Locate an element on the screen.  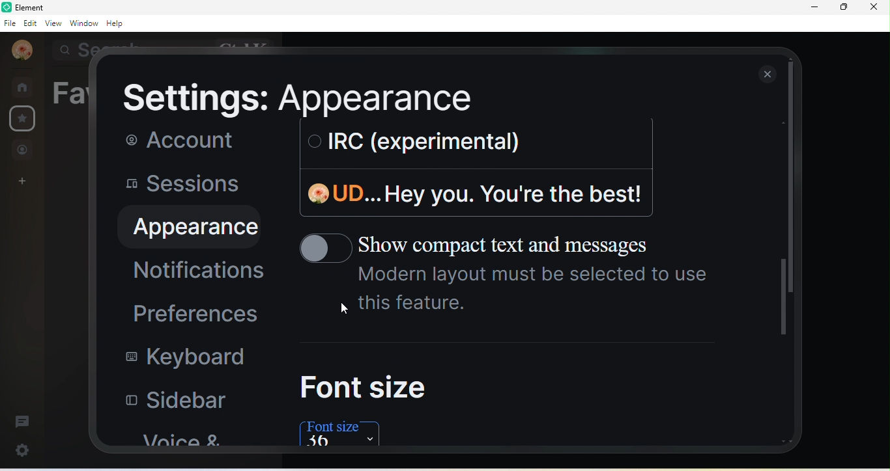
preferences is located at coordinates (189, 312).